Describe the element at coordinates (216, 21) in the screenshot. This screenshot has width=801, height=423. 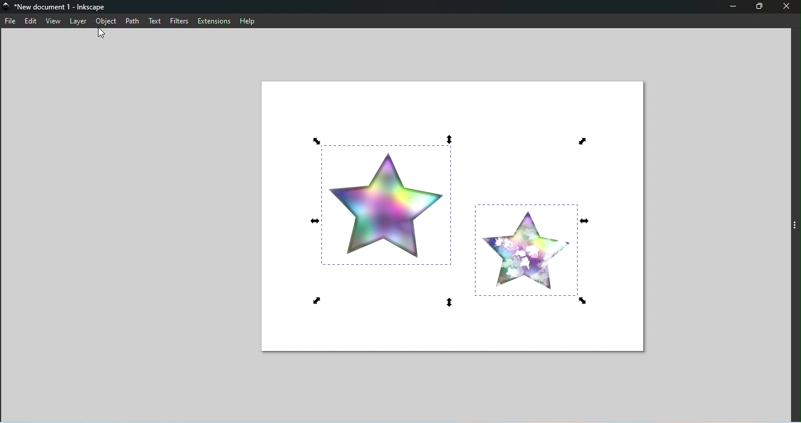
I see `Extensions` at that location.